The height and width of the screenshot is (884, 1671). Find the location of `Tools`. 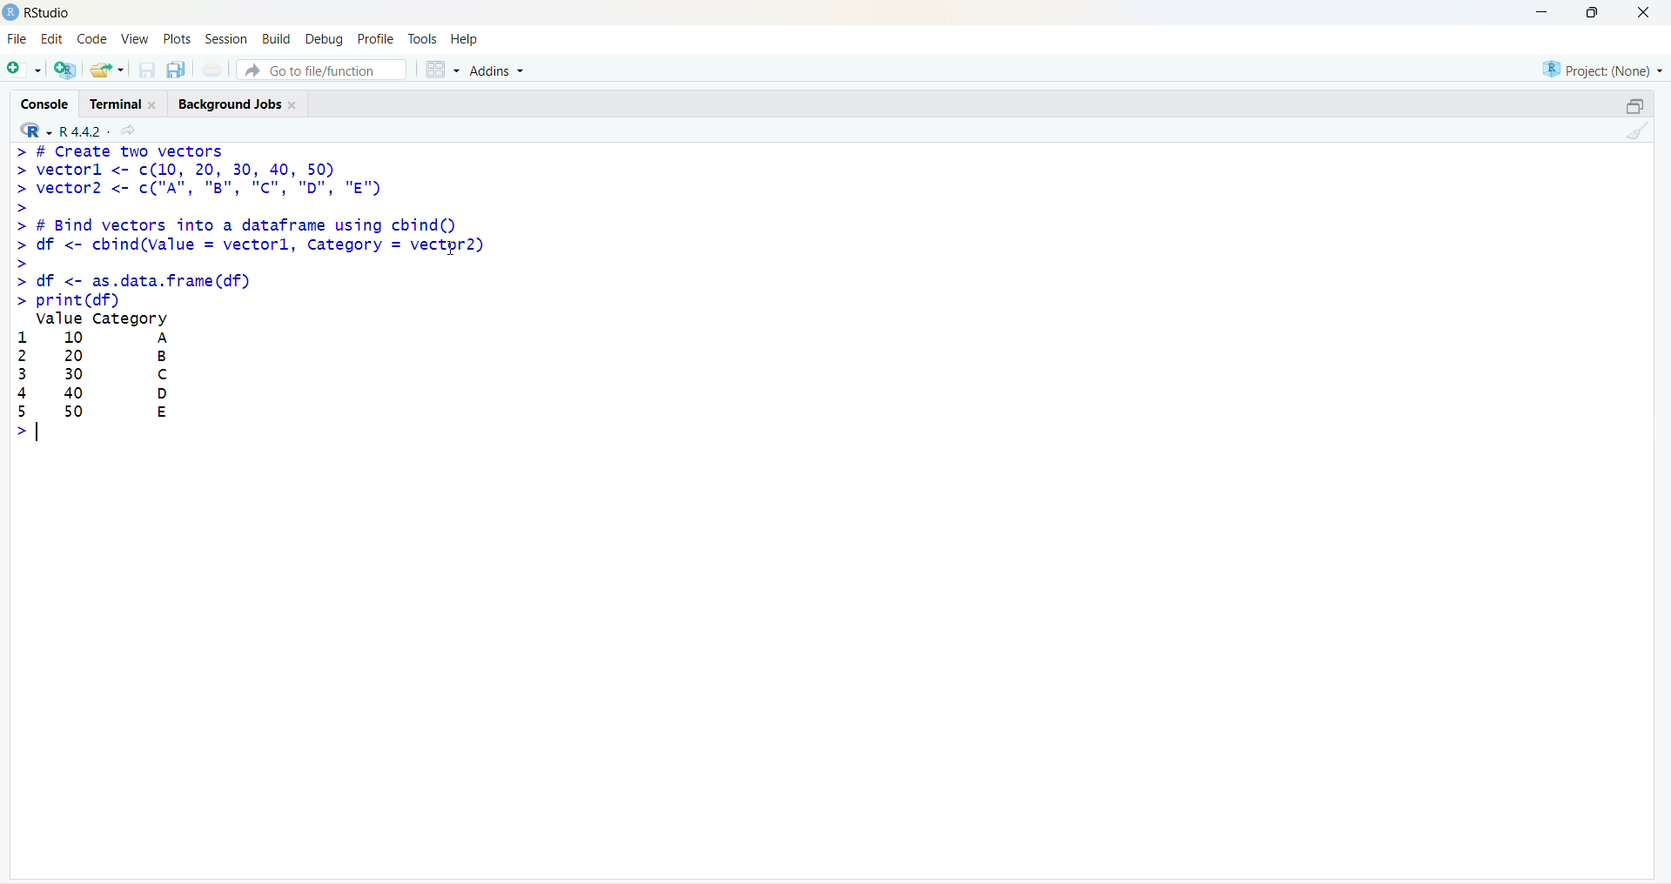

Tools is located at coordinates (423, 38).